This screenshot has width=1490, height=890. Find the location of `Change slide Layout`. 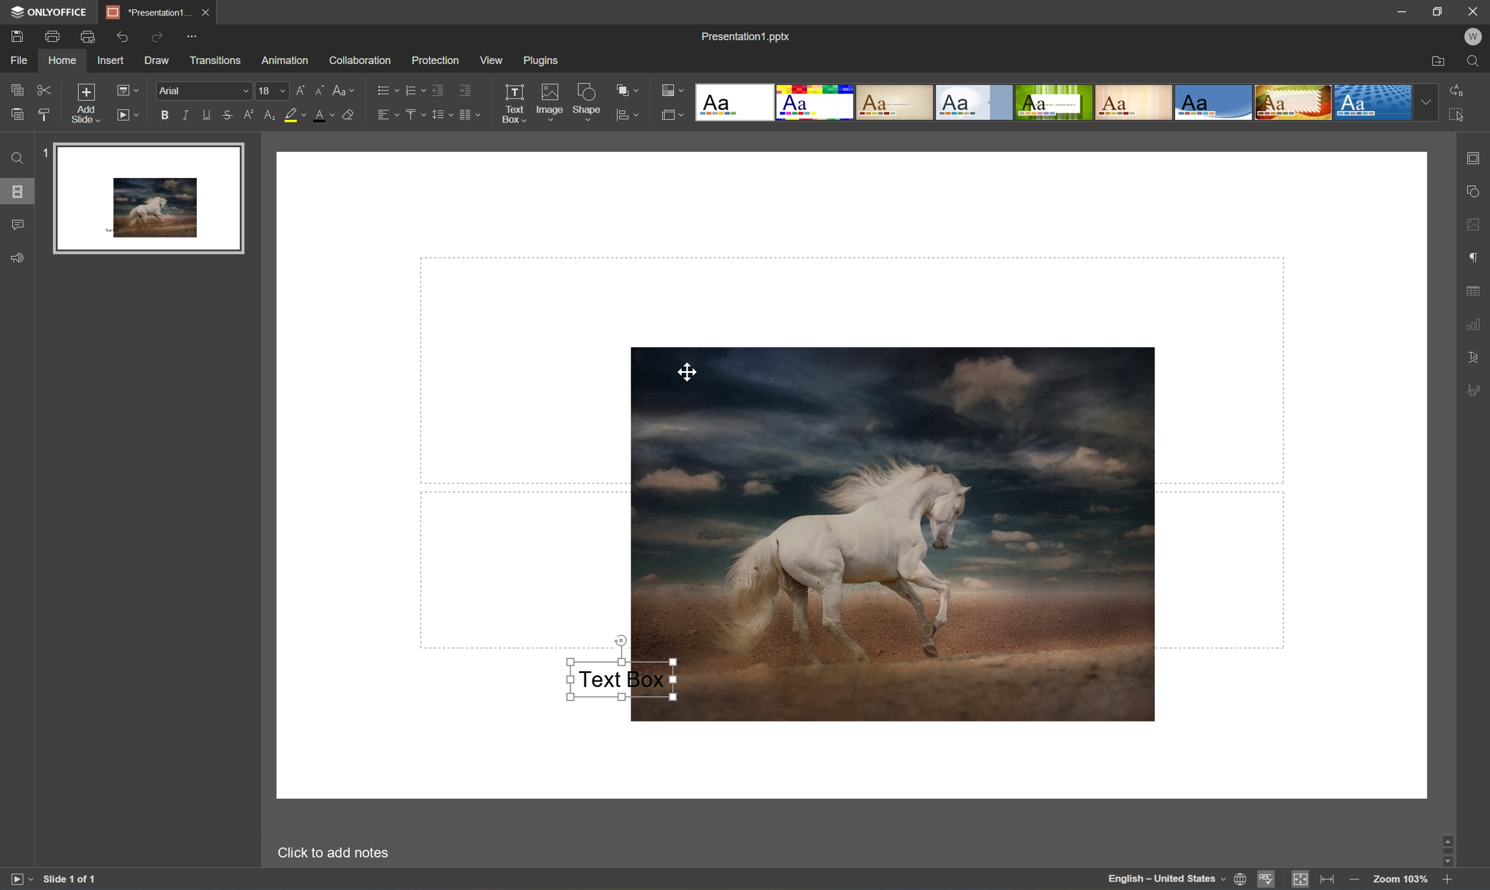

Change slide Layout is located at coordinates (127, 92).